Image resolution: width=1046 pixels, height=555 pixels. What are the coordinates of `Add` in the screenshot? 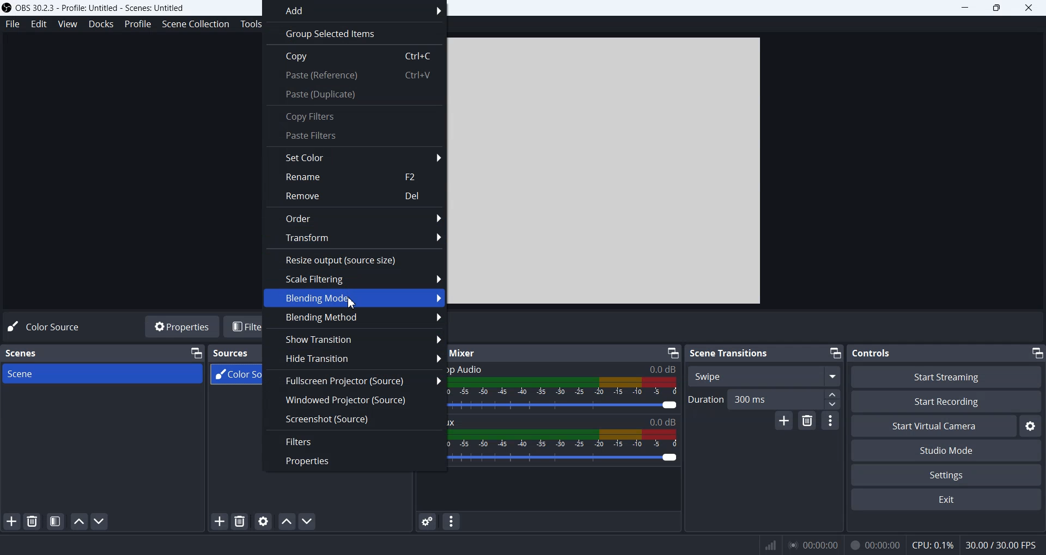 It's located at (356, 10).